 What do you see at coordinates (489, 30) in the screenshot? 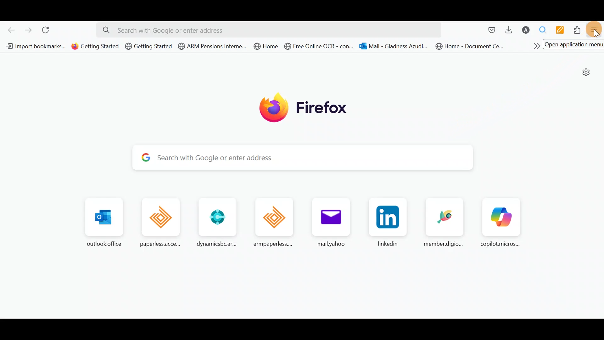
I see `Save to pocket` at bounding box center [489, 30].